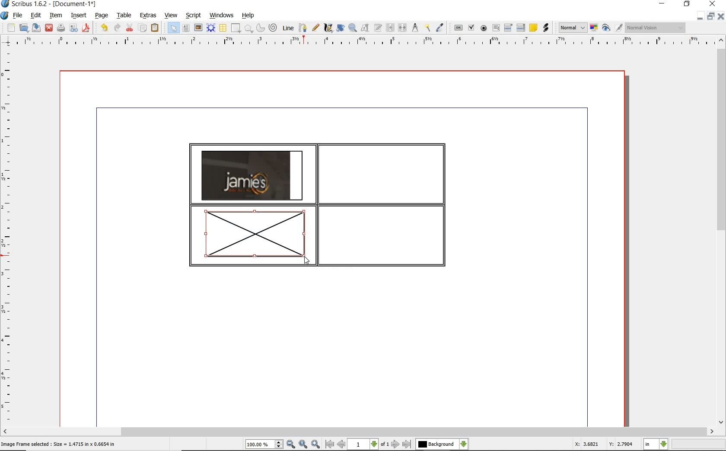 Image resolution: width=726 pixels, height=451 pixels. Describe the element at coordinates (358, 432) in the screenshot. I see `scrollbar` at that location.